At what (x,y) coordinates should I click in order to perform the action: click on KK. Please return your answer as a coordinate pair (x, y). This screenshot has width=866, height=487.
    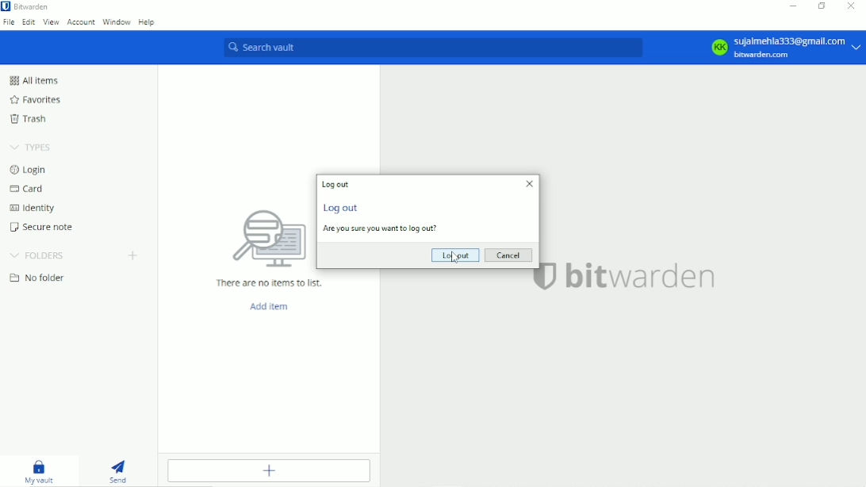
    Looking at the image, I should click on (718, 47).